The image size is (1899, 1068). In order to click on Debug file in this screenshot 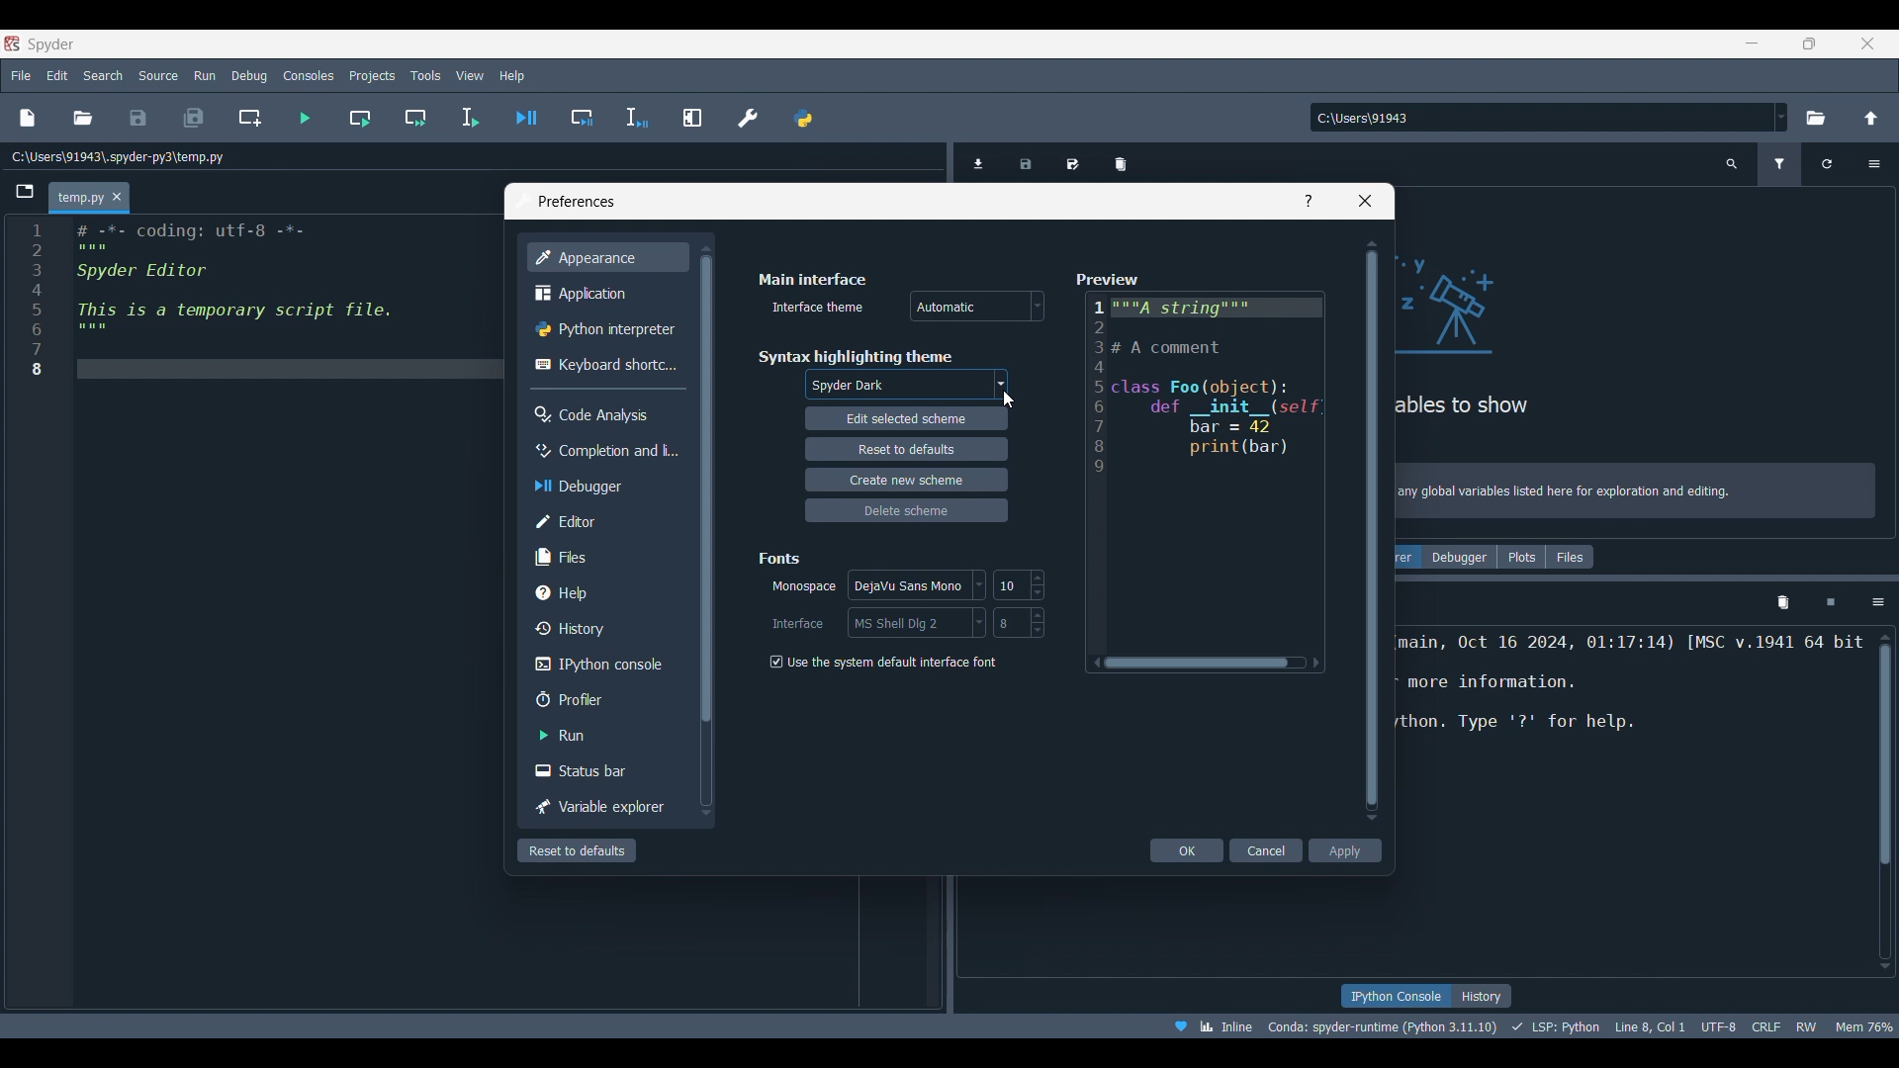, I will do `click(526, 117)`.